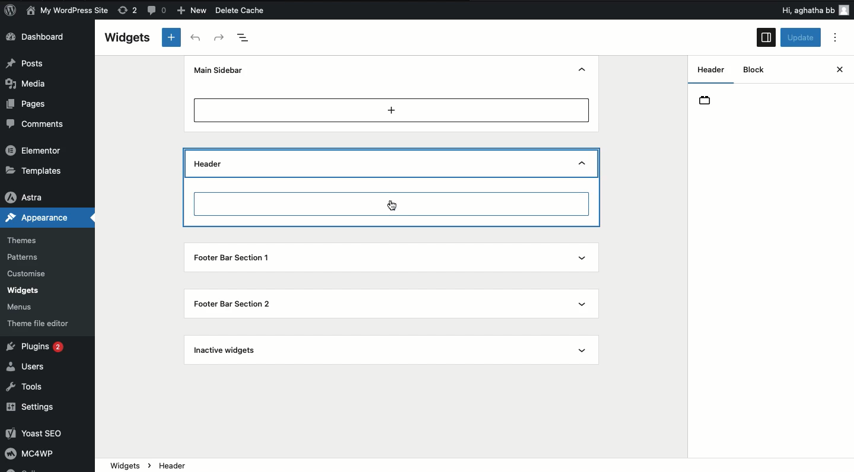 This screenshot has height=472, width=854. Describe the element at coordinates (193, 11) in the screenshot. I see `New` at that location.